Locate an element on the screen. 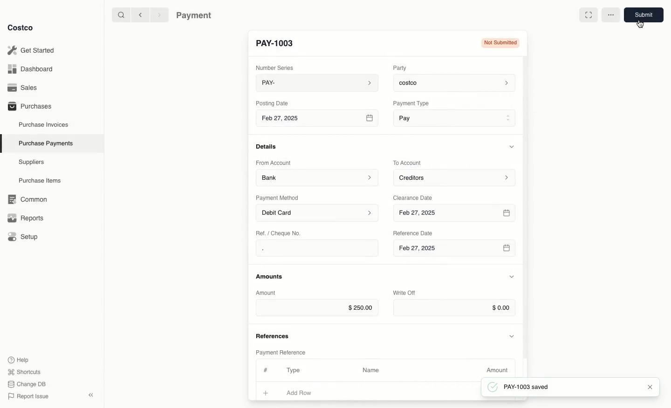 The height and width of the screenshot is (408, 671). Payment Reference is located at coordinates (280, 351).